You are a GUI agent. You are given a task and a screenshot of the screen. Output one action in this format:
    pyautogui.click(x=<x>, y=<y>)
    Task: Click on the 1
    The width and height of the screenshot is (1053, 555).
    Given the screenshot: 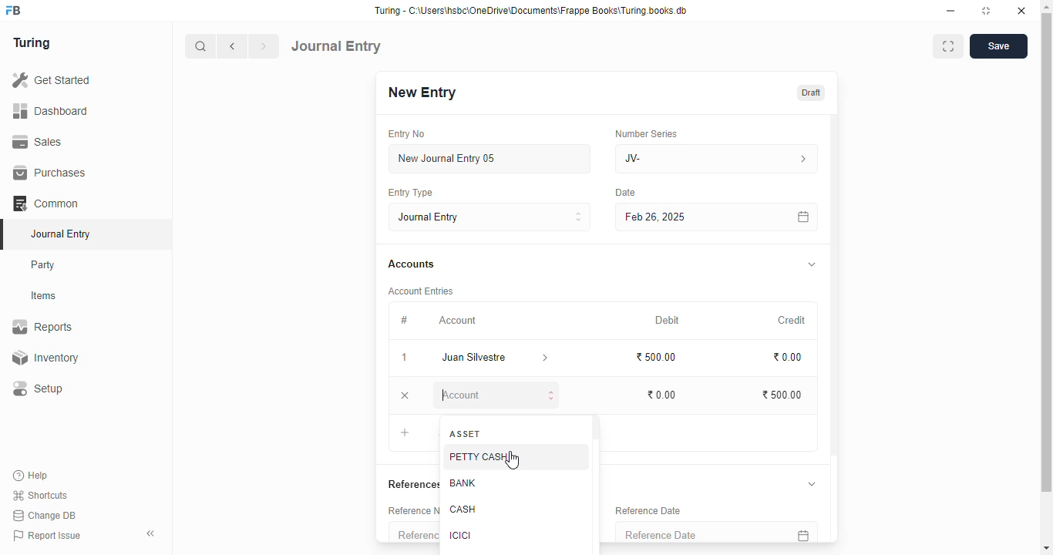 What is the action you would take?
    pyautogui.click(x=405, y=359)
    